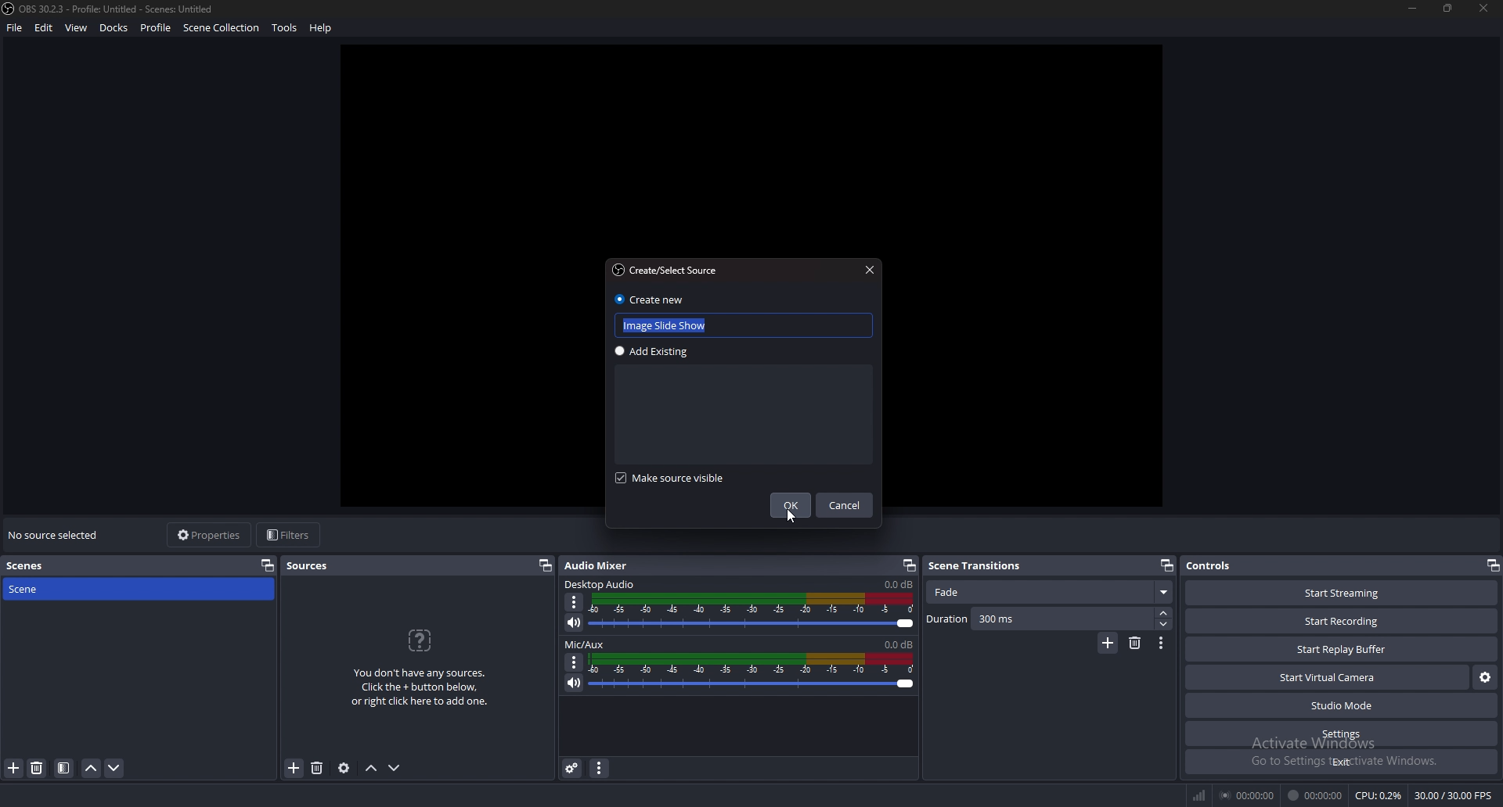  I want to click on start replay buffer, so click(1343, 649).